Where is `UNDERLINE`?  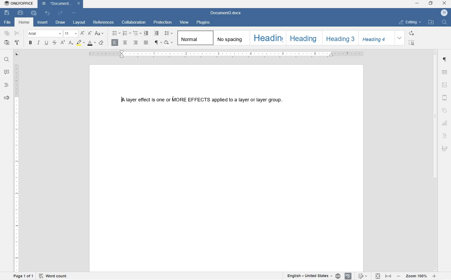
UNDERLINE is located at coordinates (46, 43).